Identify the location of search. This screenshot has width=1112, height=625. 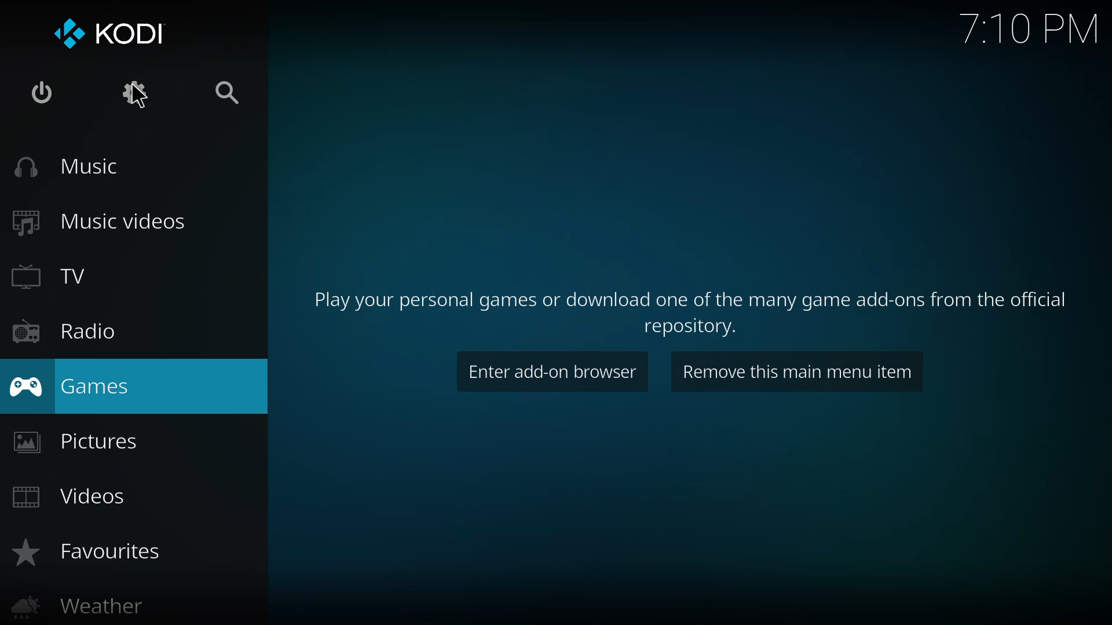
(226, 95).